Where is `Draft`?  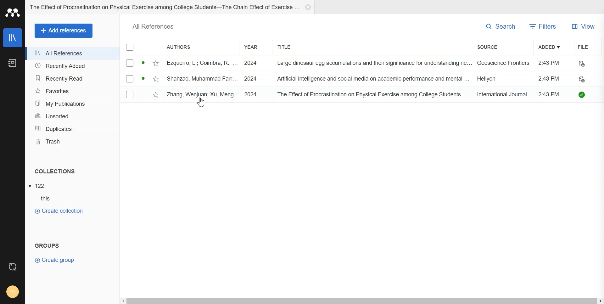 Draft is located at coordinates (584, 63).